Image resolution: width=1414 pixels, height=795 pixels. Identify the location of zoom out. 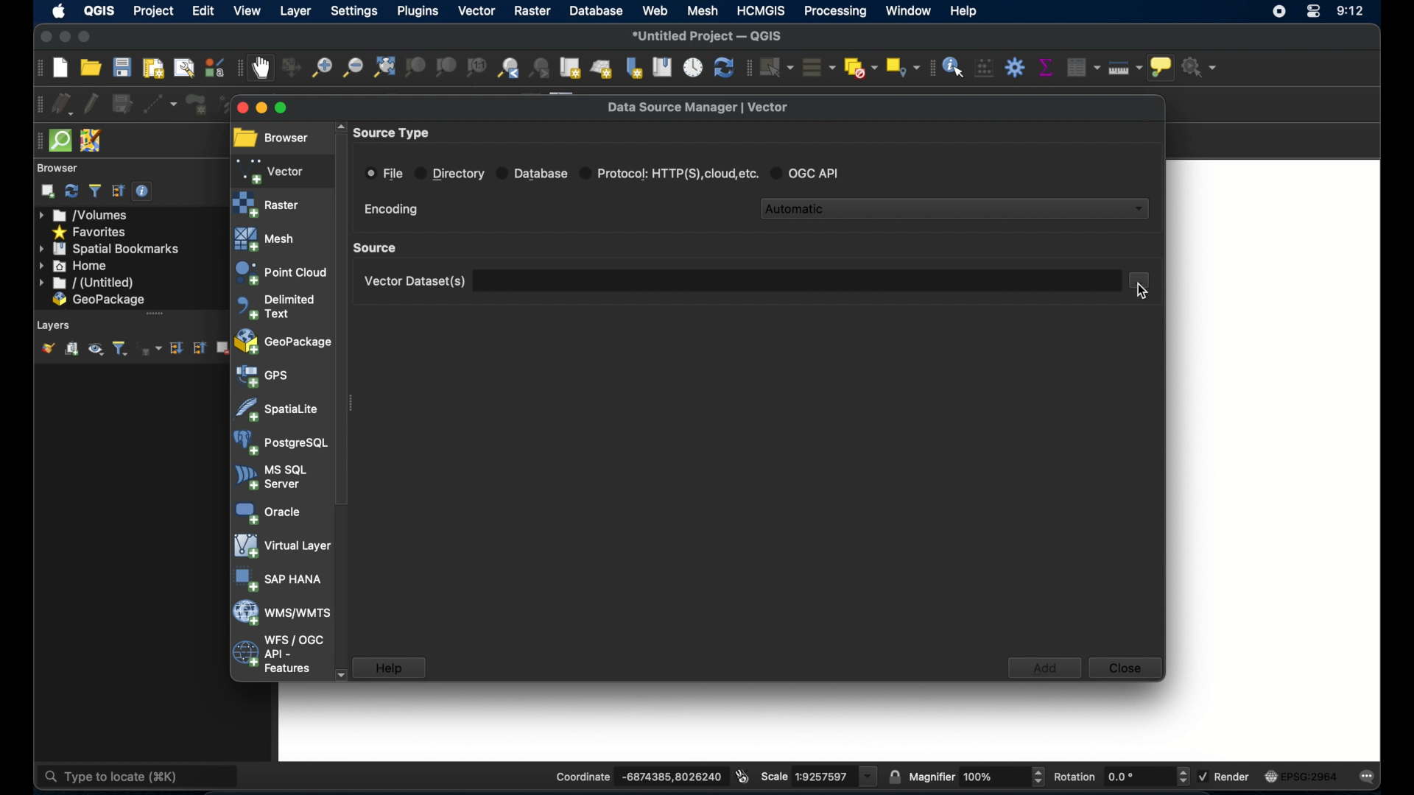
(352, 70).